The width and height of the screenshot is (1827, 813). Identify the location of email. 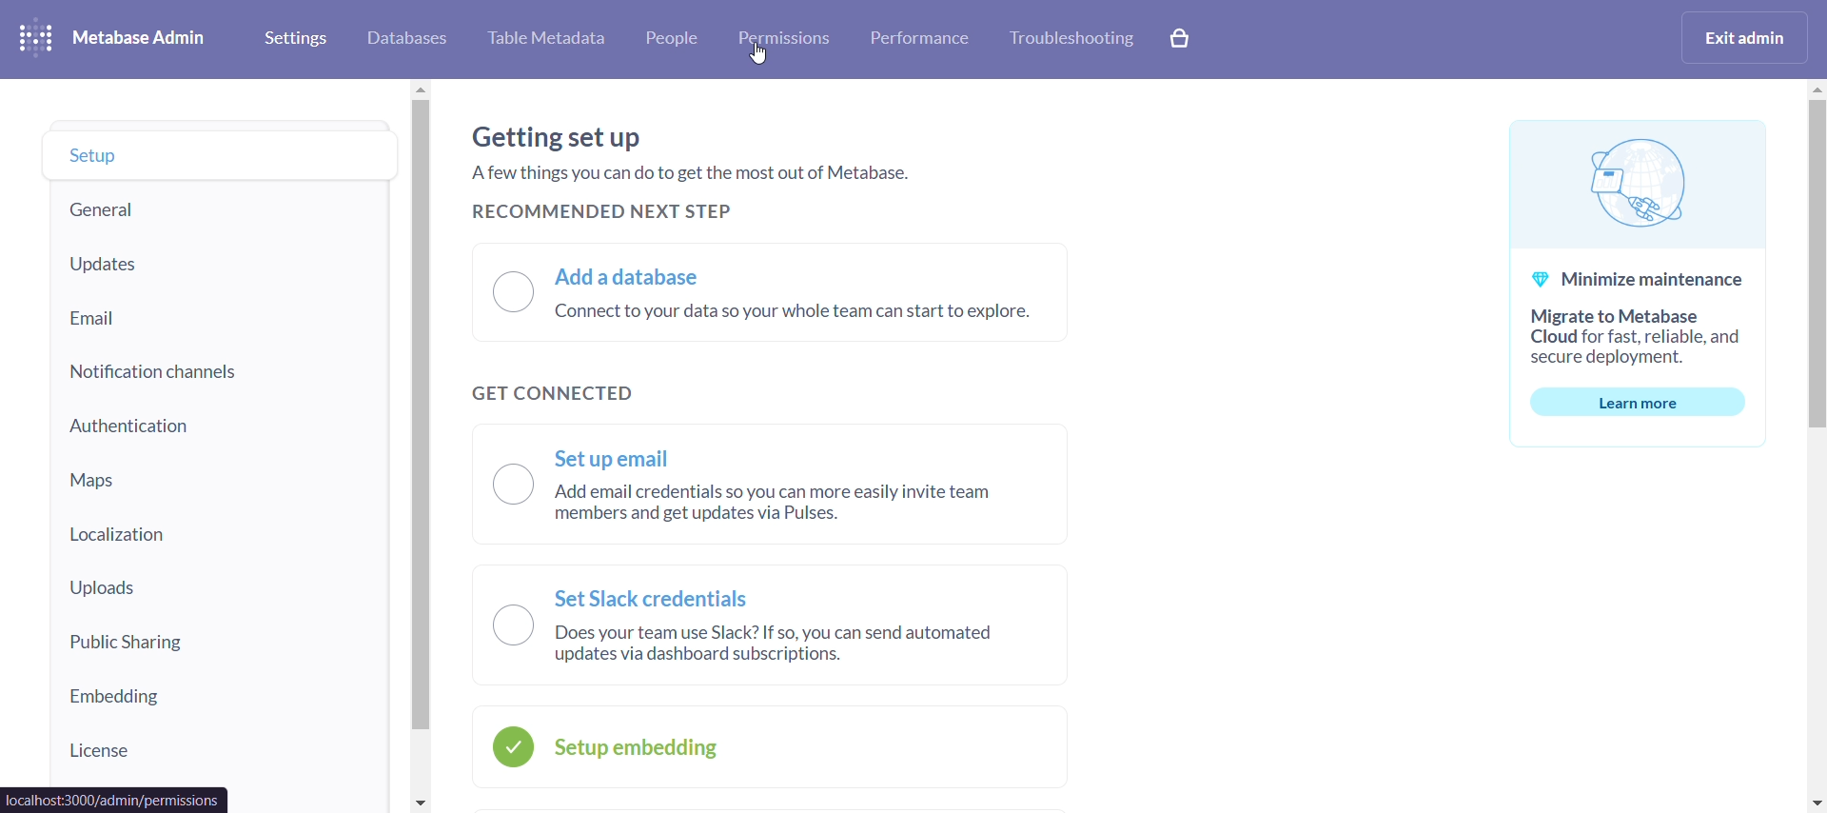
(214, 312).